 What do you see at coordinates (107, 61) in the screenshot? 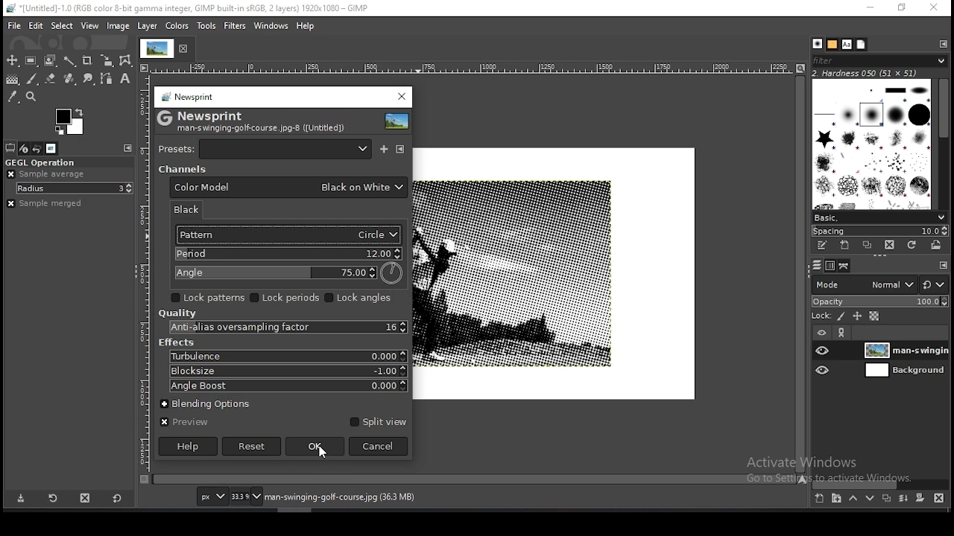
I see `scale tool` at bounding box center [107, 61].